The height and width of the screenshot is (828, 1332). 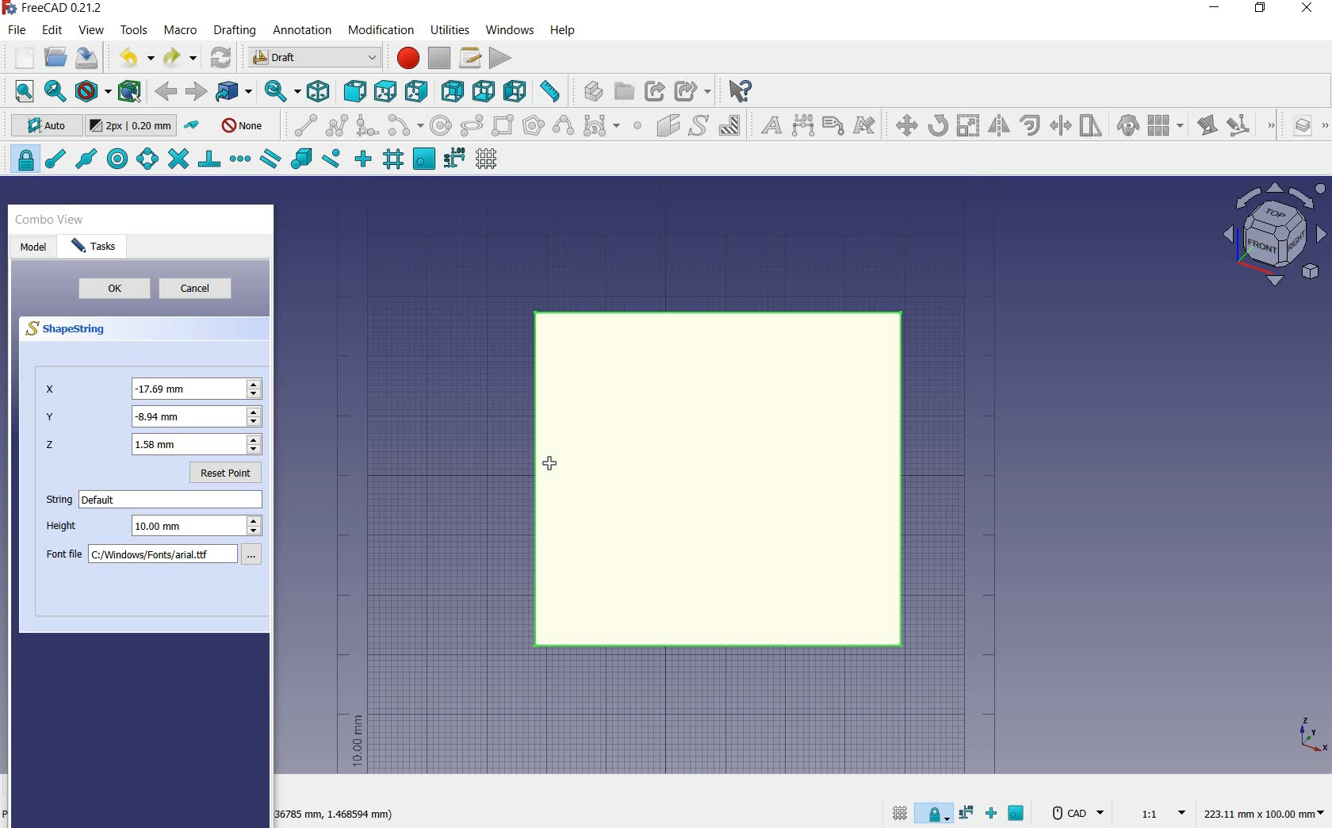 What do you see at coordinates (691, 91) in the screenshot?
I see `make sub-link` at bounding box center [691, 91].